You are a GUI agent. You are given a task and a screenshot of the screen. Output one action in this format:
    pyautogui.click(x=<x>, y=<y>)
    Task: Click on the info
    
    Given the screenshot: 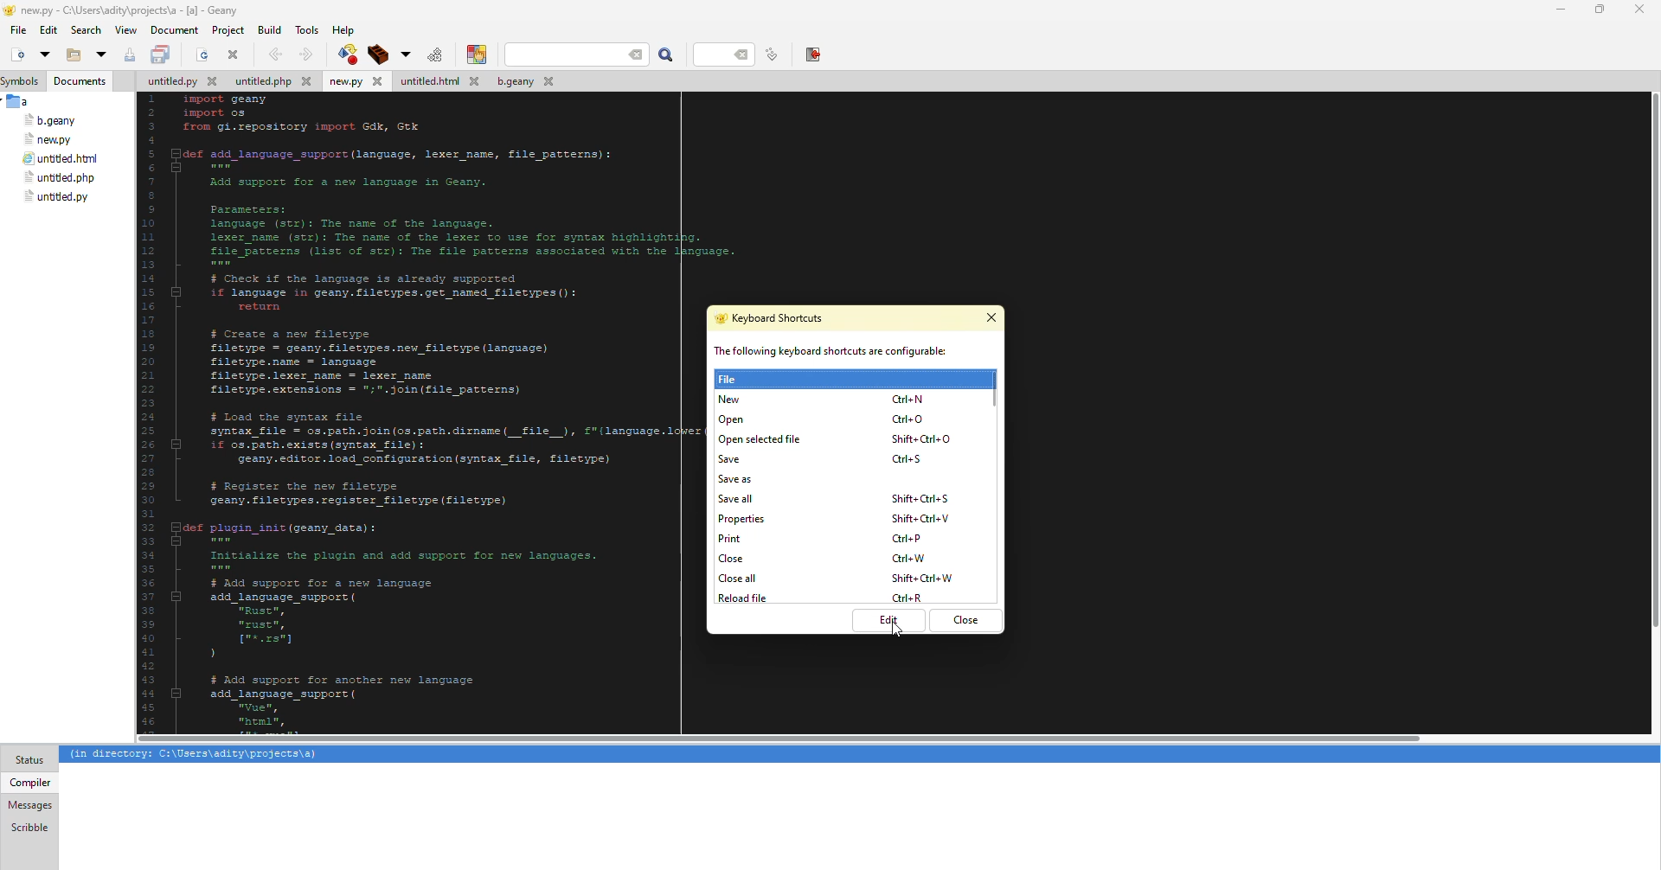 What is the action you would take?
    pyautogui.click(x=836, y=353)
    